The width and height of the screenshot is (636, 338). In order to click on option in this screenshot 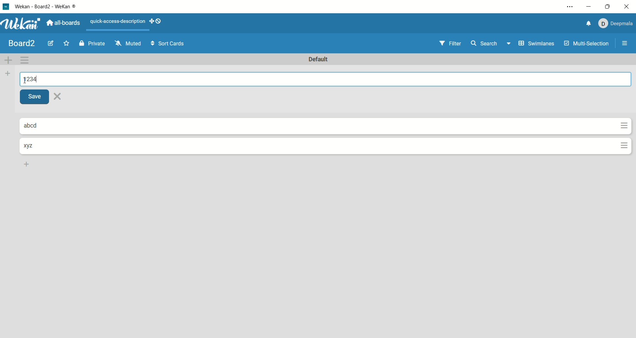, I will do `click(626, 43)`.